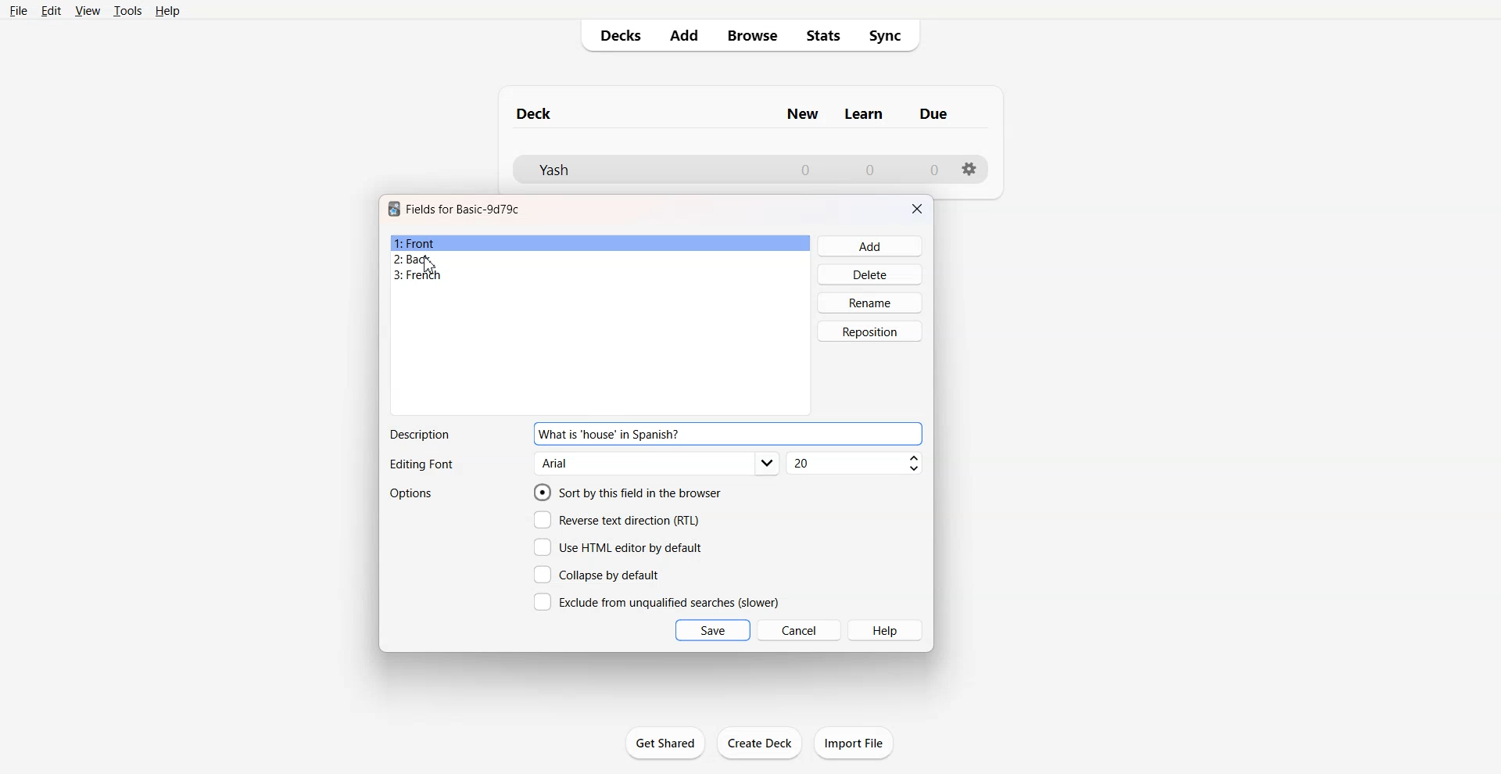 This screenshot has width=1501, height=774. I want to click on Exclude from unqualified searches (slower), so click(656, 601).